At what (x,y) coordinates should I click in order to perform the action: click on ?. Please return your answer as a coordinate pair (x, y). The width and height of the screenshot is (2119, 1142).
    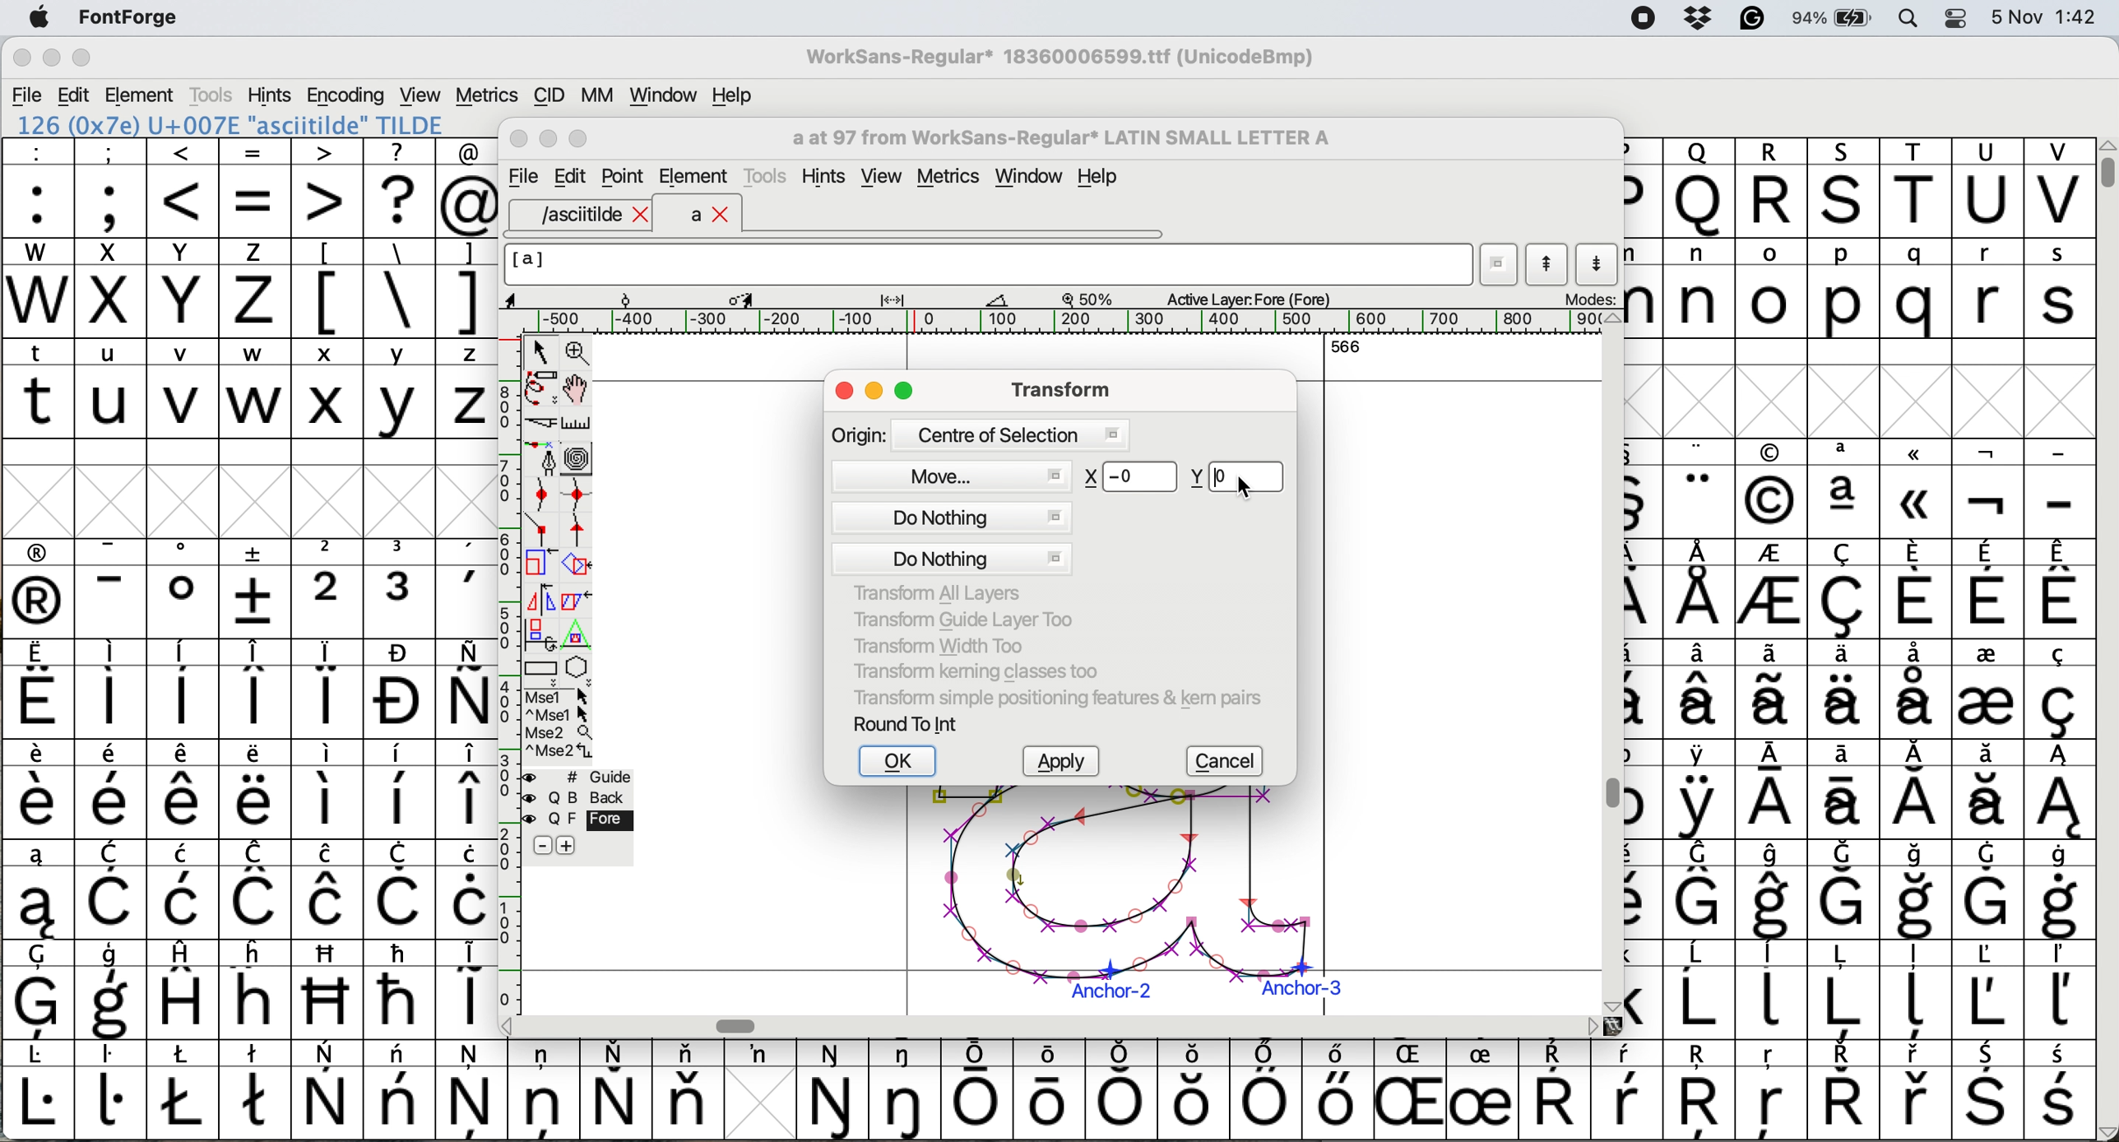
    Looking at the image, I should click on (399, 187).